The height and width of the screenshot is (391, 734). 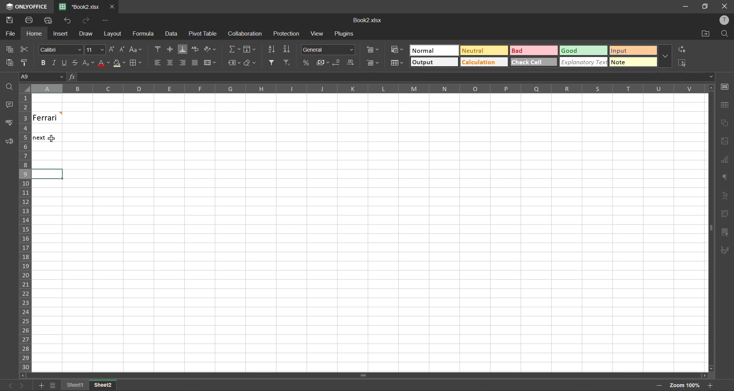 I want to click on view, so click(x=317, y=33).